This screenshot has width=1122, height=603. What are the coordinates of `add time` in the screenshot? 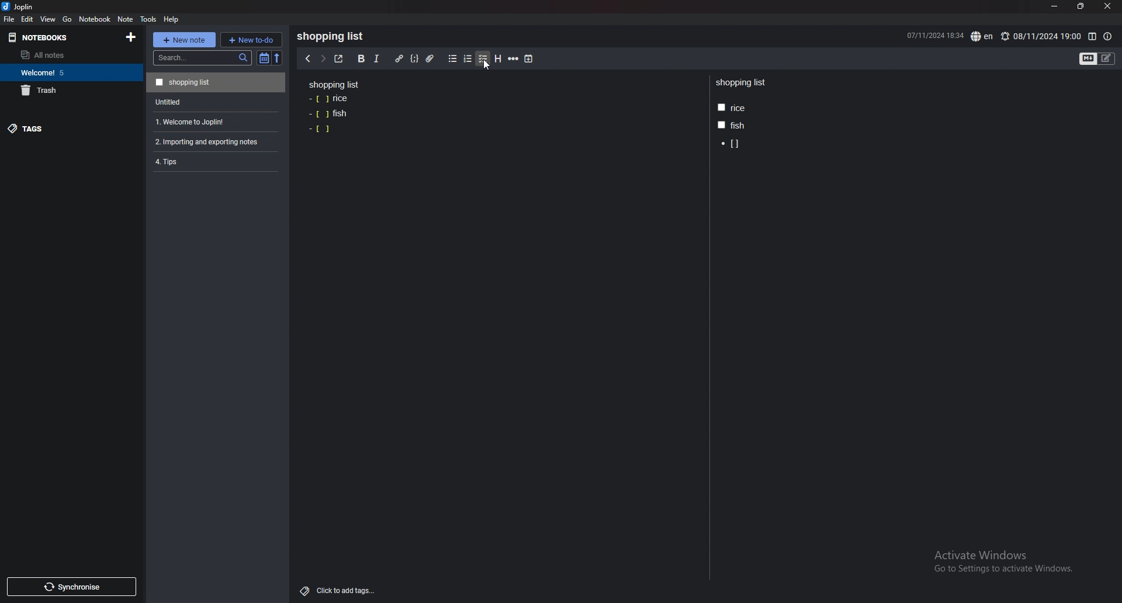 It's located at (529, 58).